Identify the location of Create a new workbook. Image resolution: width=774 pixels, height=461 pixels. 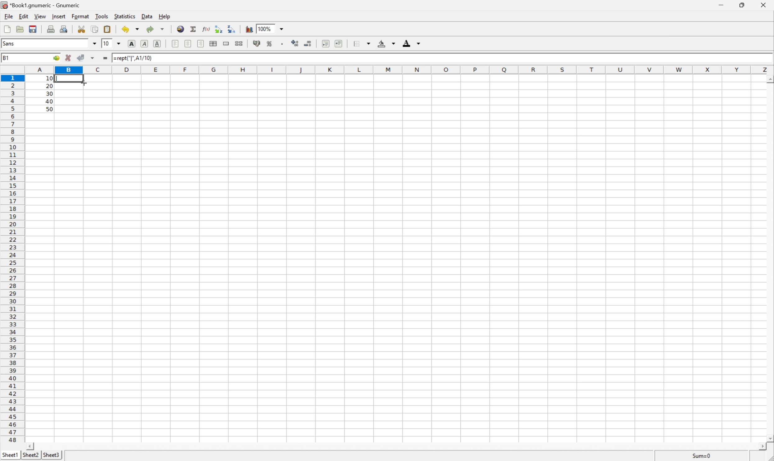
(7, 28).